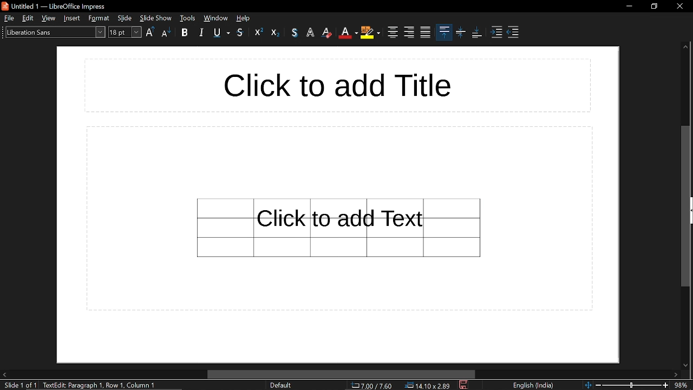  Describe the element at coordinates (512, 33) in the screenshot. I see `decrease indent` at that location.